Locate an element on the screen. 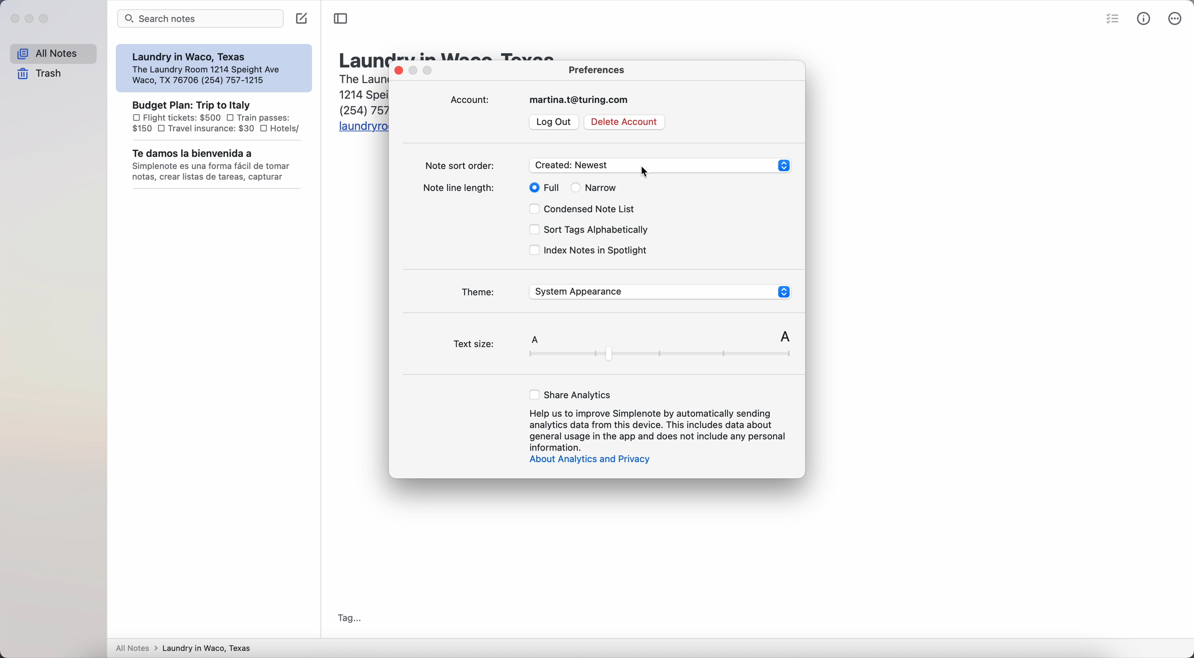 The height and width of the screenshot is (658, 1194). all notes > laundry in Waco, Texas is located at coordinates (188, 646).